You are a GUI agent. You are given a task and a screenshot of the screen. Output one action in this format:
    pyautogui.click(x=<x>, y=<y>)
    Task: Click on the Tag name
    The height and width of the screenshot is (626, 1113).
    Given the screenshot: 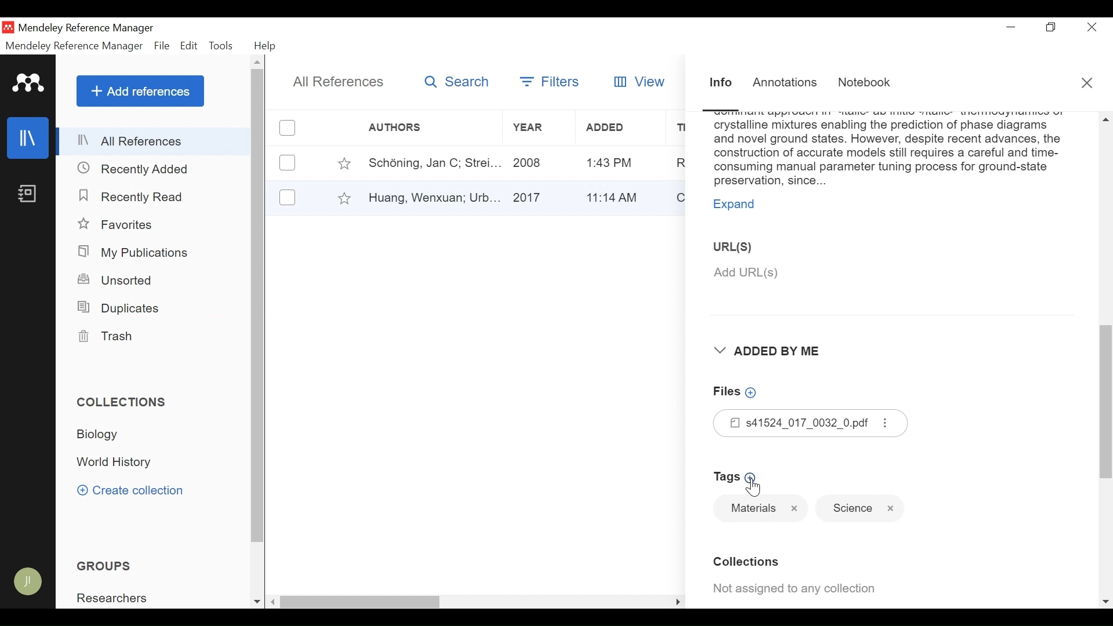 What is the action you would take?
    pyautogui.click(x=762, y=508)
    